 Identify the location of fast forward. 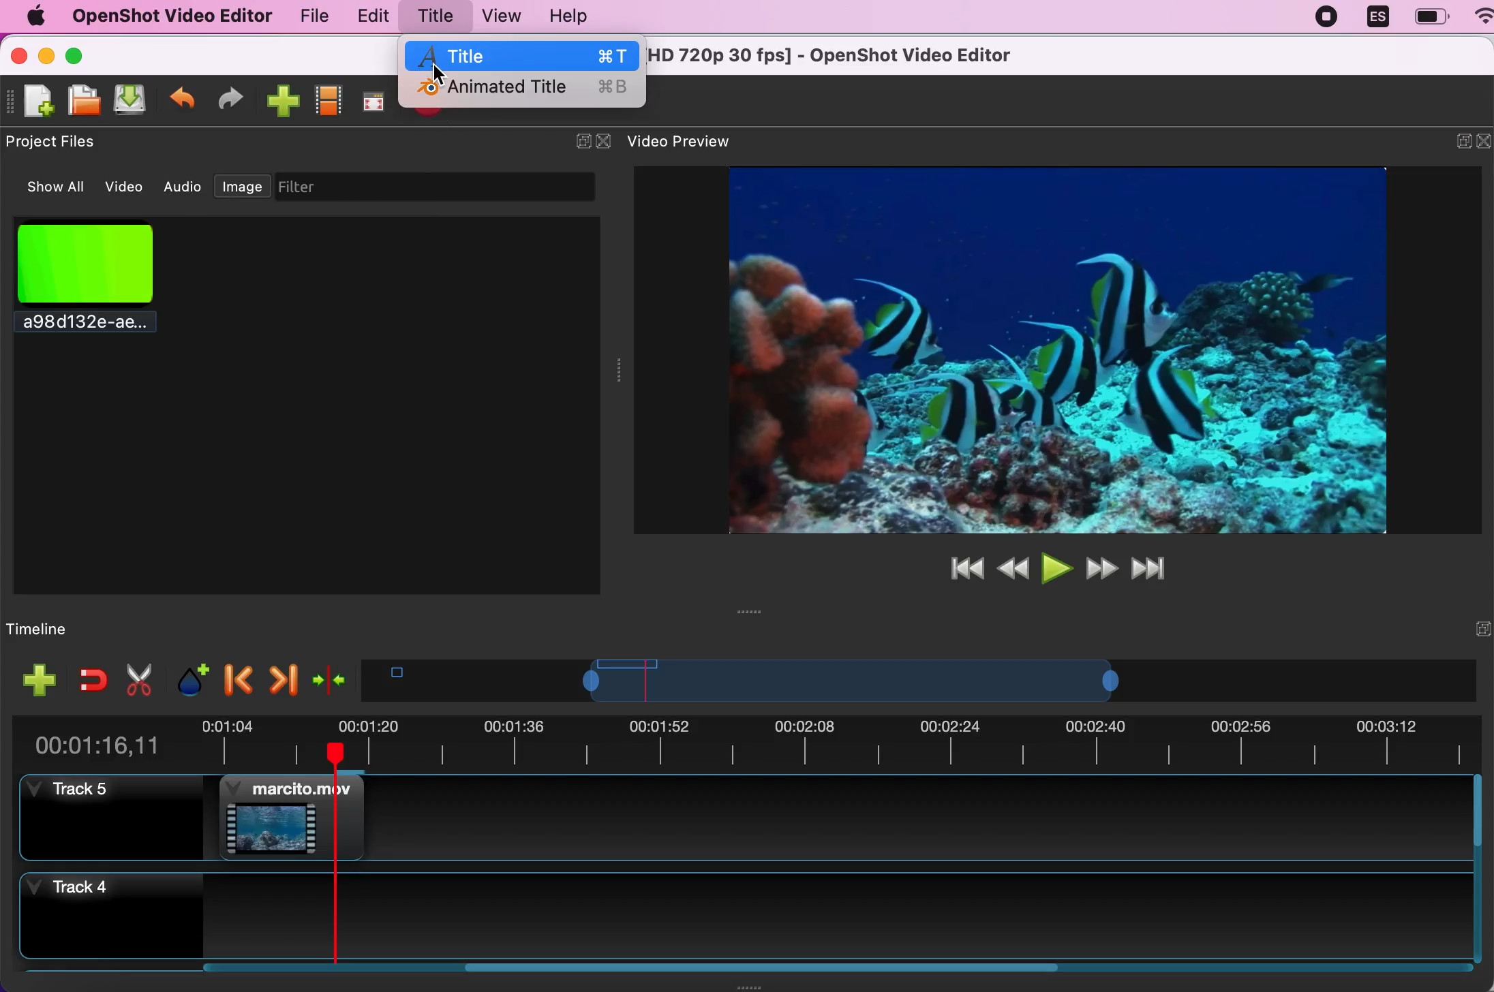
(1102, 568).